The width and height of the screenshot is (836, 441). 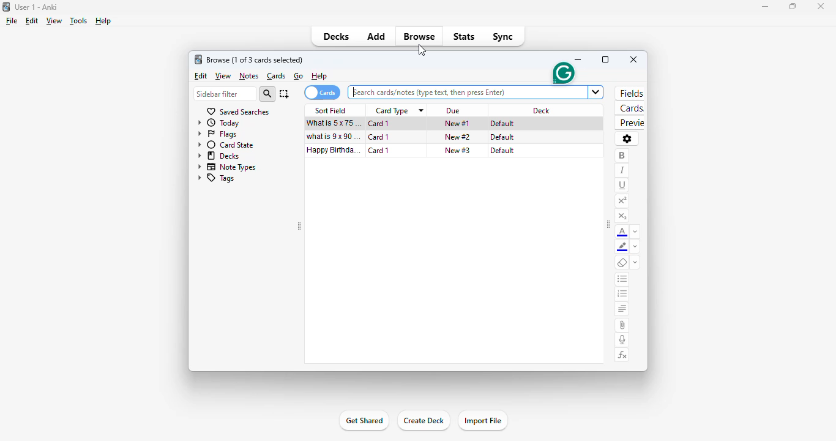 What do you see at coordinates (623, 156) in the screenshot?
I see `bold` at bounding box center [623, 156].